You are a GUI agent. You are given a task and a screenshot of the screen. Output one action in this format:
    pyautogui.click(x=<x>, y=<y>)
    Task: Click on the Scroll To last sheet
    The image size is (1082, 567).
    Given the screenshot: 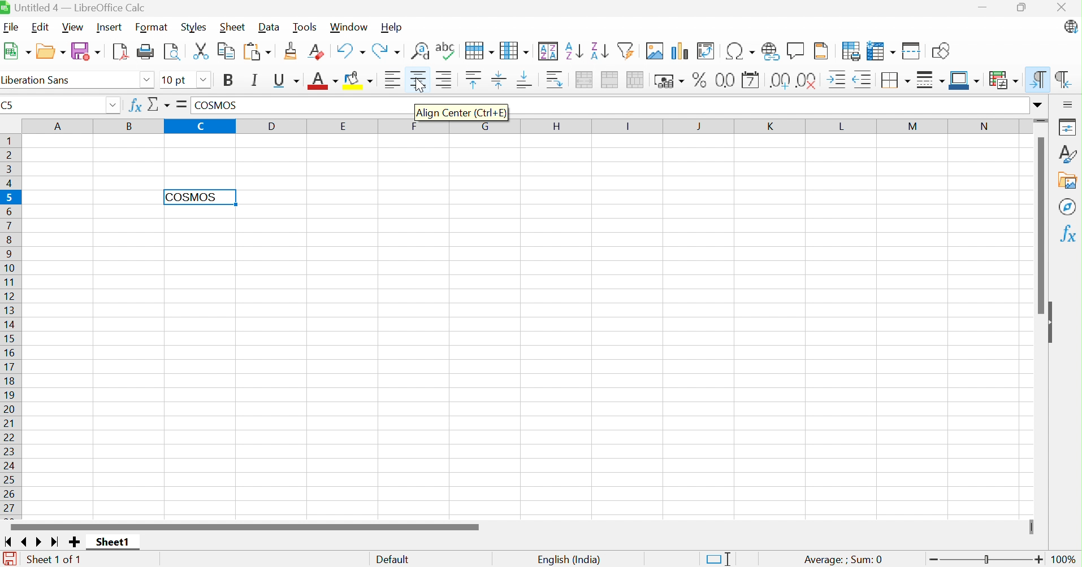 What is the action you would take?
    pyautogui.click(x=56, y=543)
    